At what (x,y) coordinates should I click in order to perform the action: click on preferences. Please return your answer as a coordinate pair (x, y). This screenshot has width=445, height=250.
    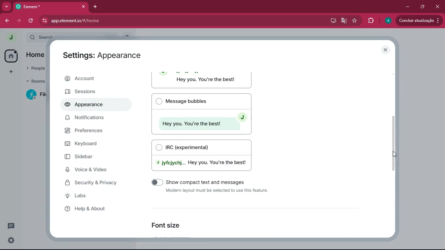
    Looking at the image, I should click on (93, 131).